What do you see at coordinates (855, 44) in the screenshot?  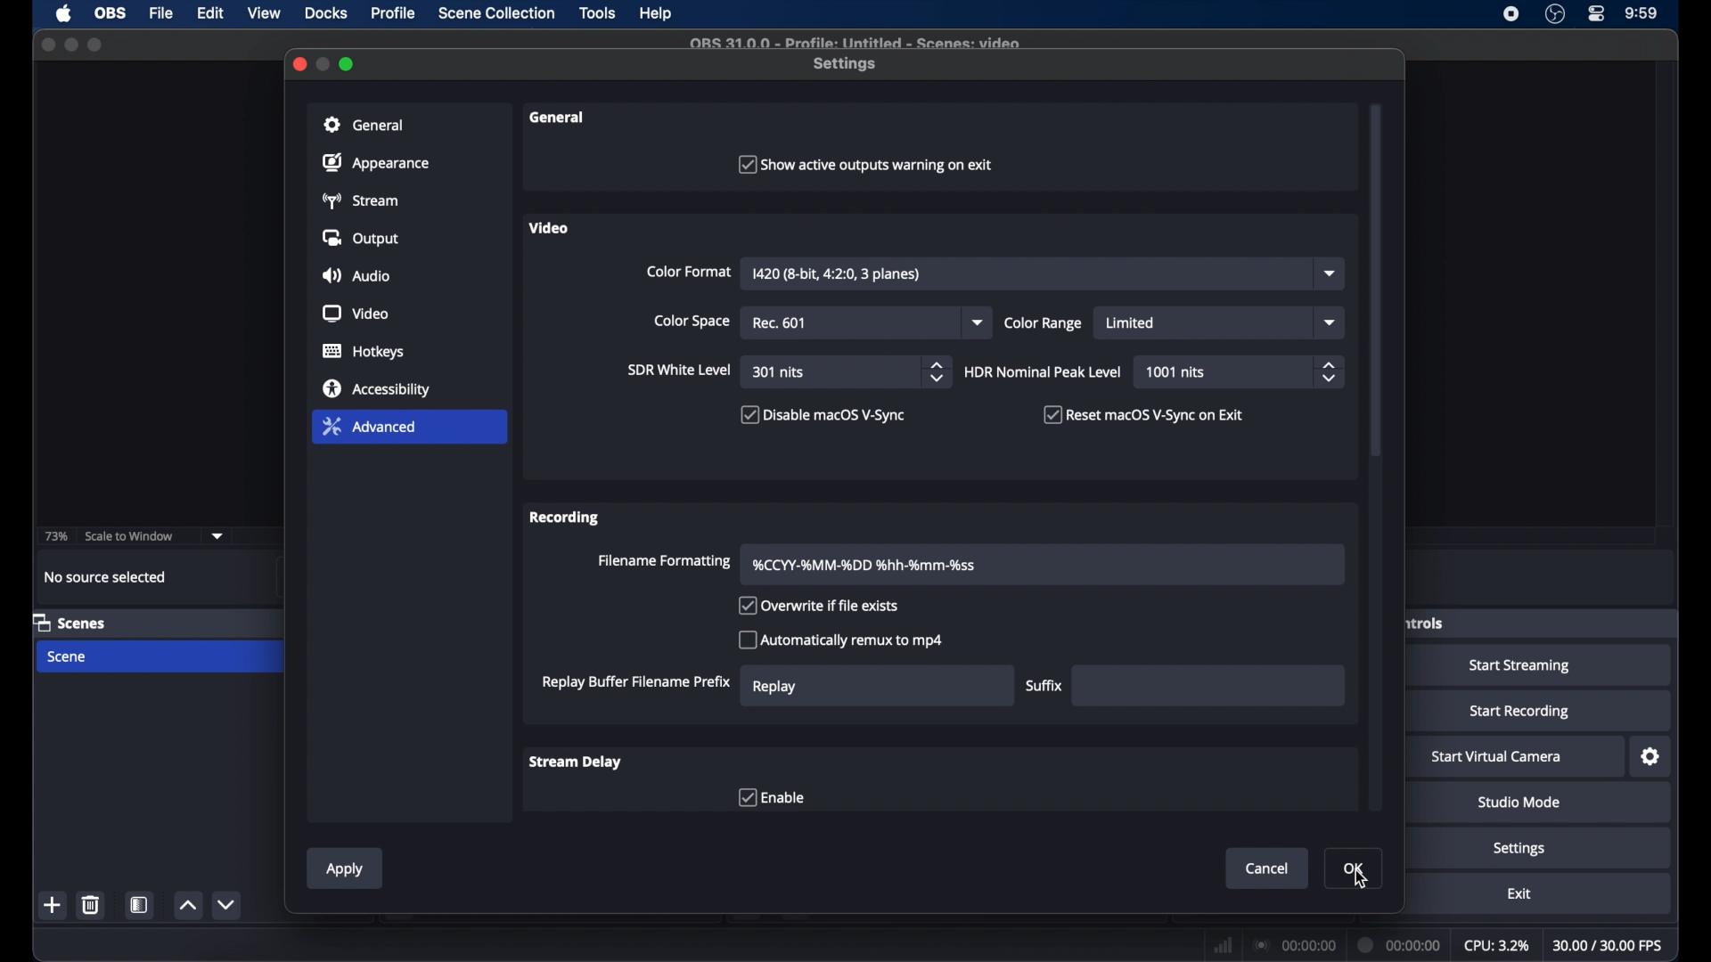 I see `filename` at bounding box center [855, 44].